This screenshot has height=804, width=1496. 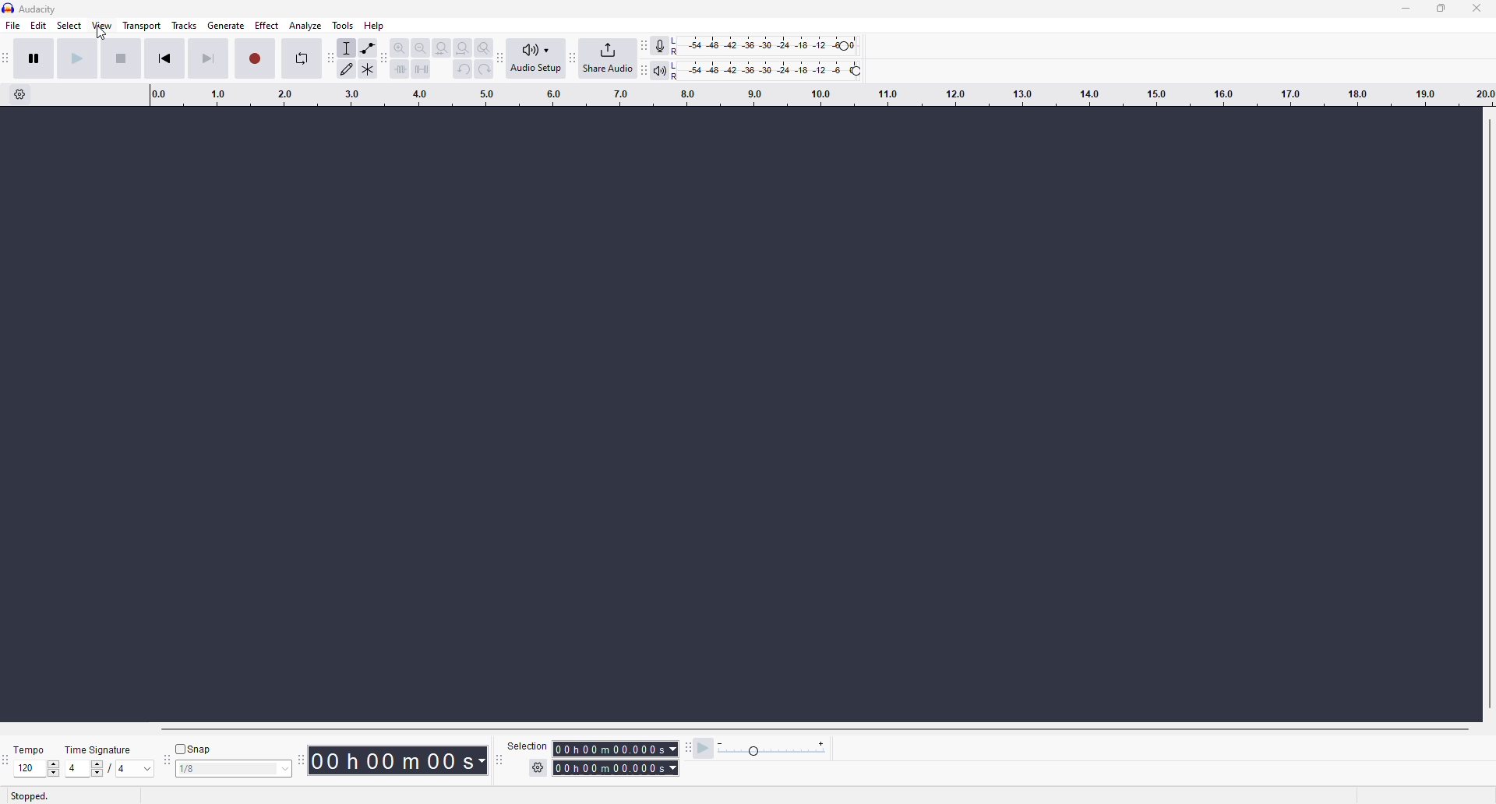 What do you see at coordinates (483, 69) in the screenshot?
I see `redo` at bounding box center [483, 69].